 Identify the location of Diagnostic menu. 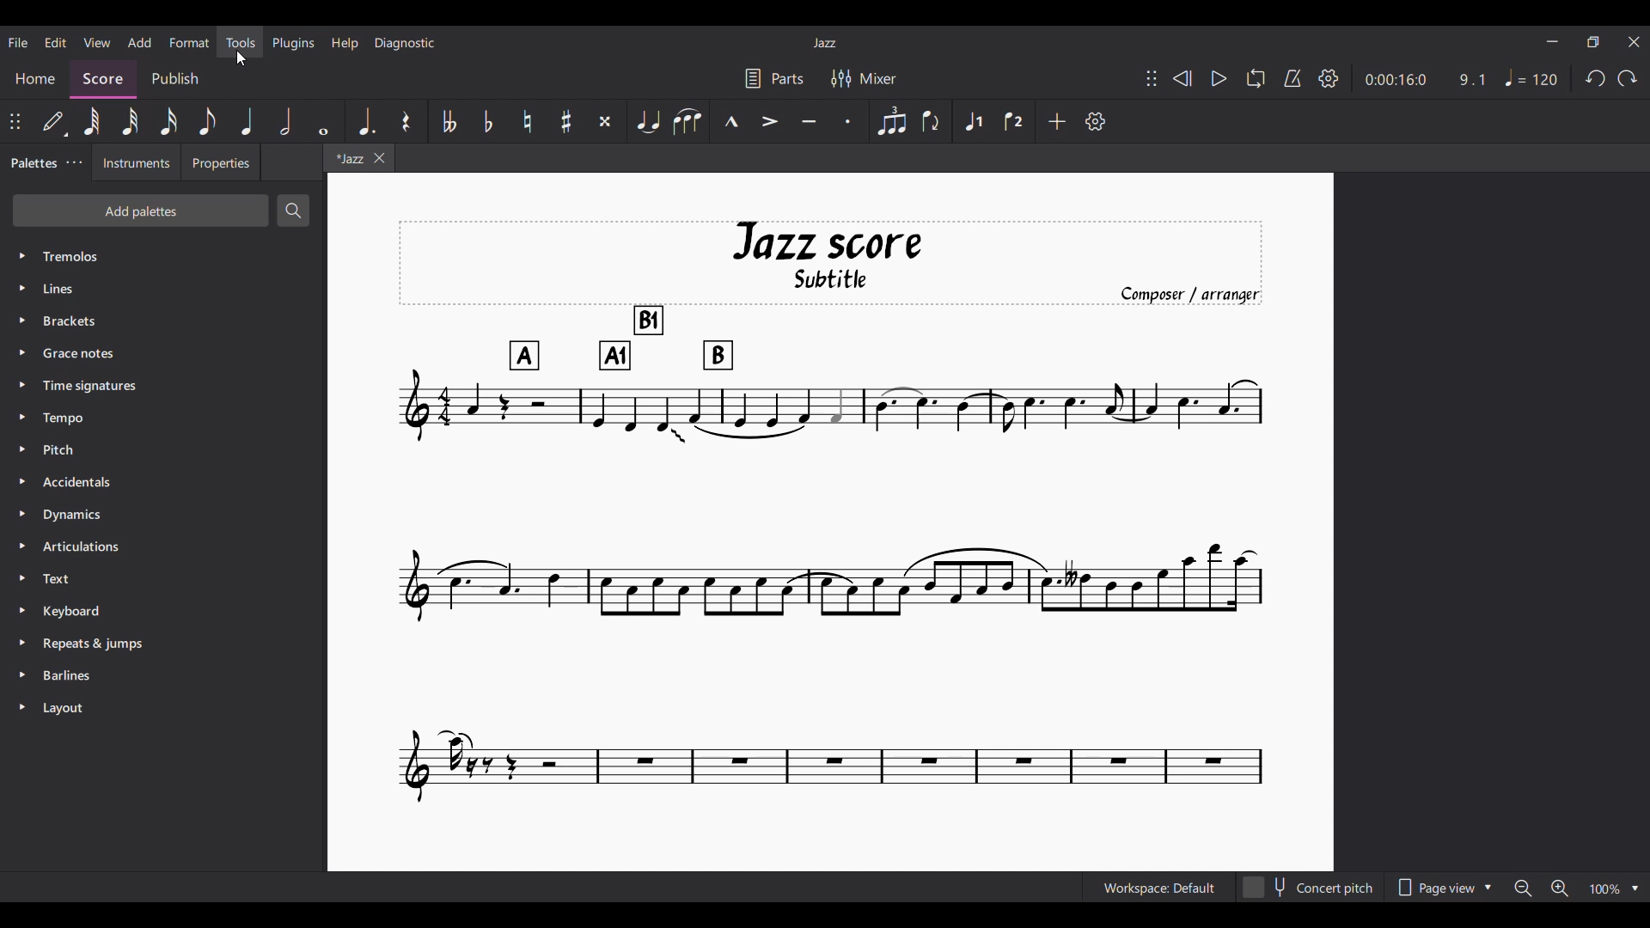
(405, 43).